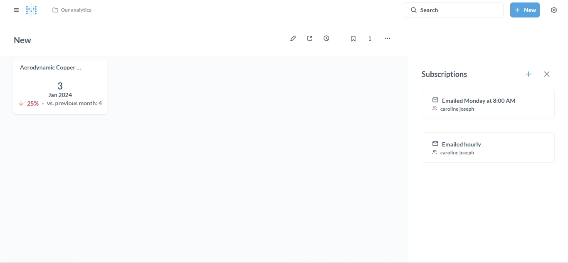 The width and height of the screenshot is (568, 263). I want to click on sharing, so click(310, 38).